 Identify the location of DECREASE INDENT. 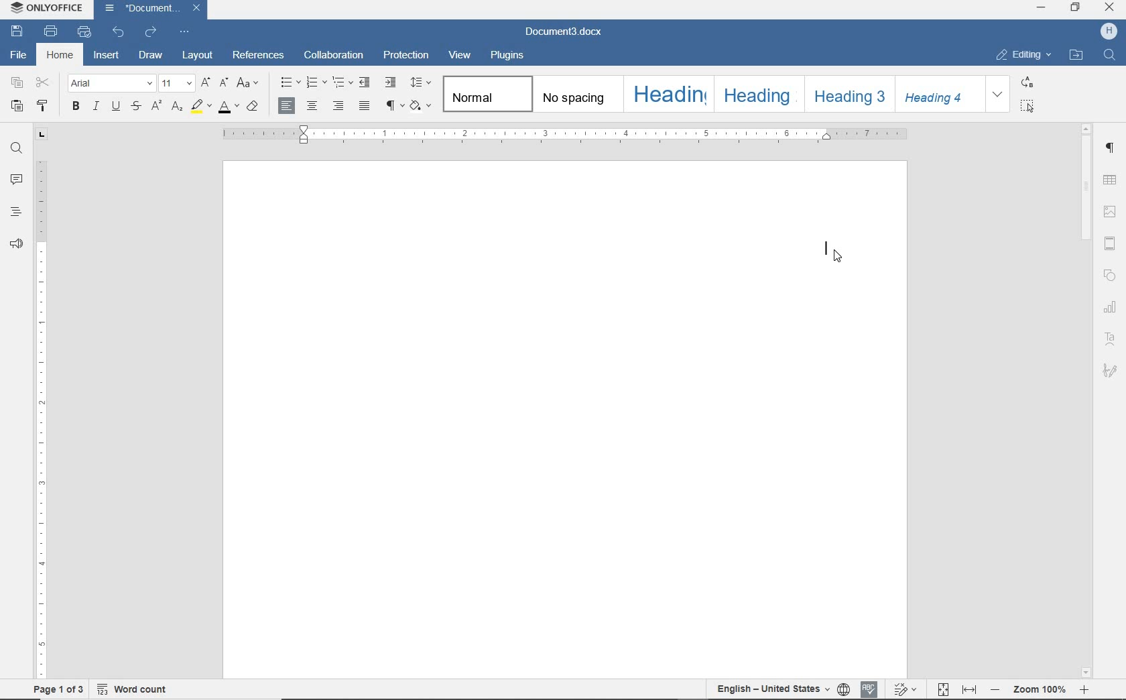
(365, 84).